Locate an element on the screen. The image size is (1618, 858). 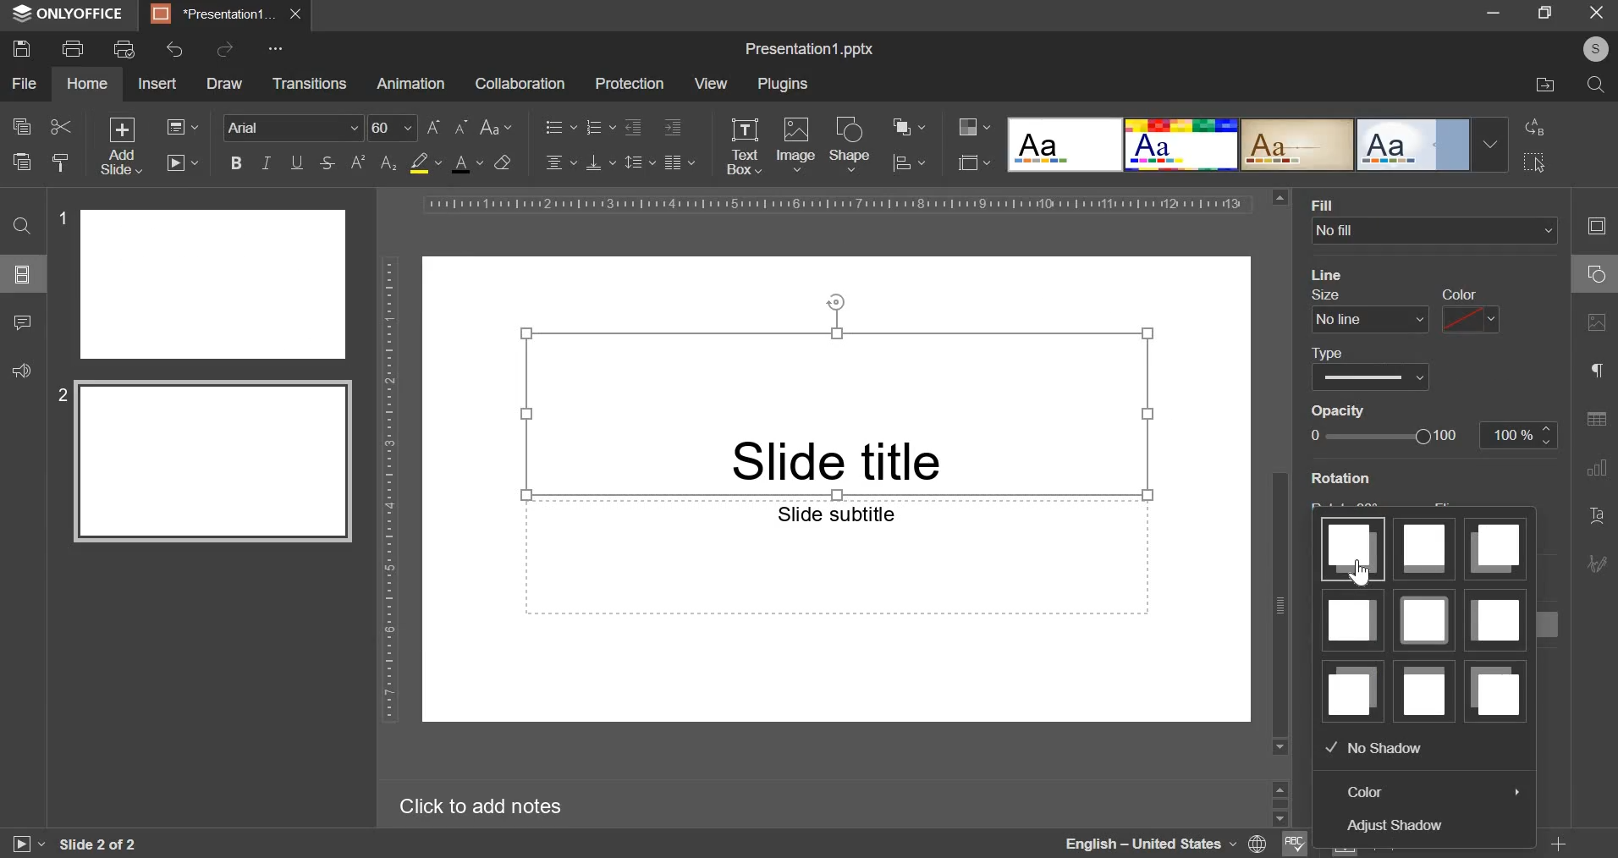
font is located at coordinates (294, 126).